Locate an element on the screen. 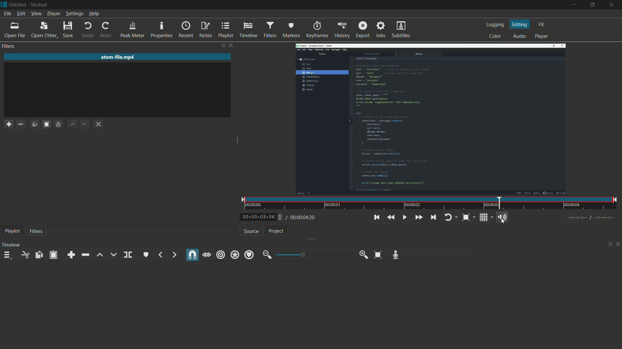  toggle player looping is located at coordinates (447, 218).